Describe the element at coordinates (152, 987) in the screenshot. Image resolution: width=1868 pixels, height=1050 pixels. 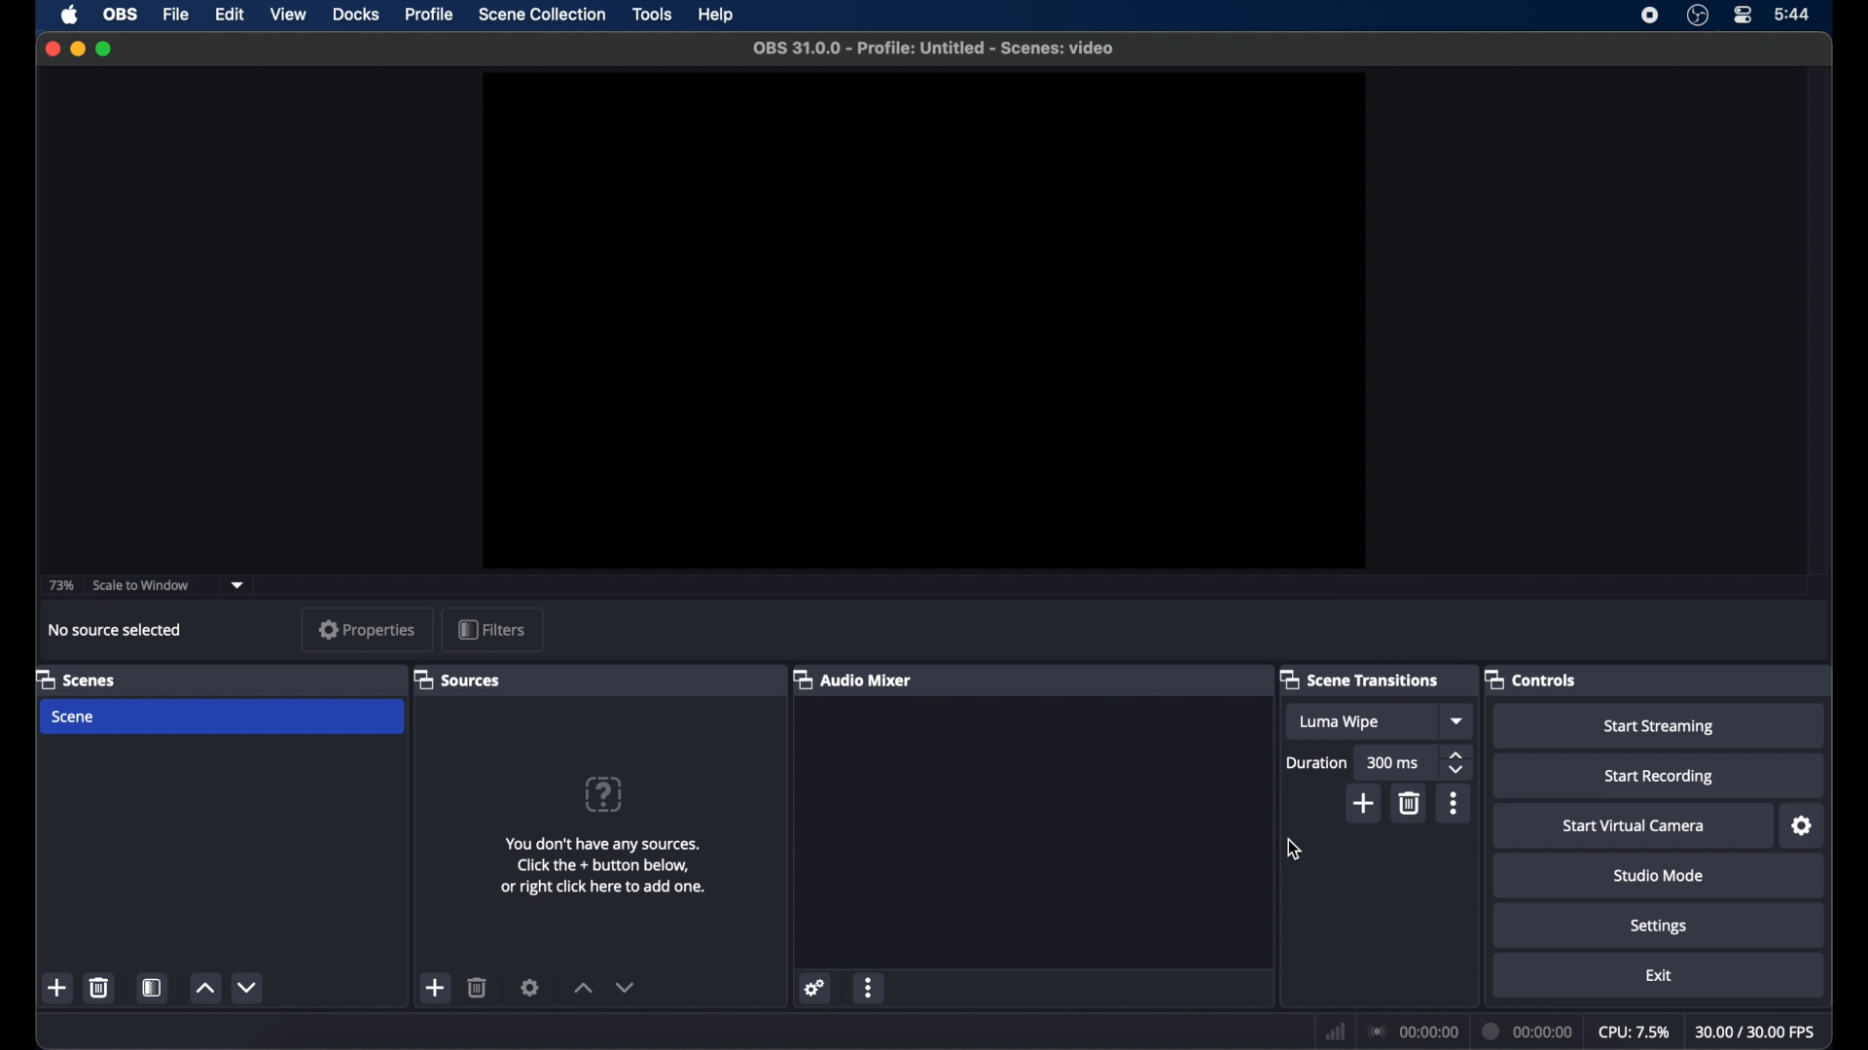
I see `scene filters` at that location.